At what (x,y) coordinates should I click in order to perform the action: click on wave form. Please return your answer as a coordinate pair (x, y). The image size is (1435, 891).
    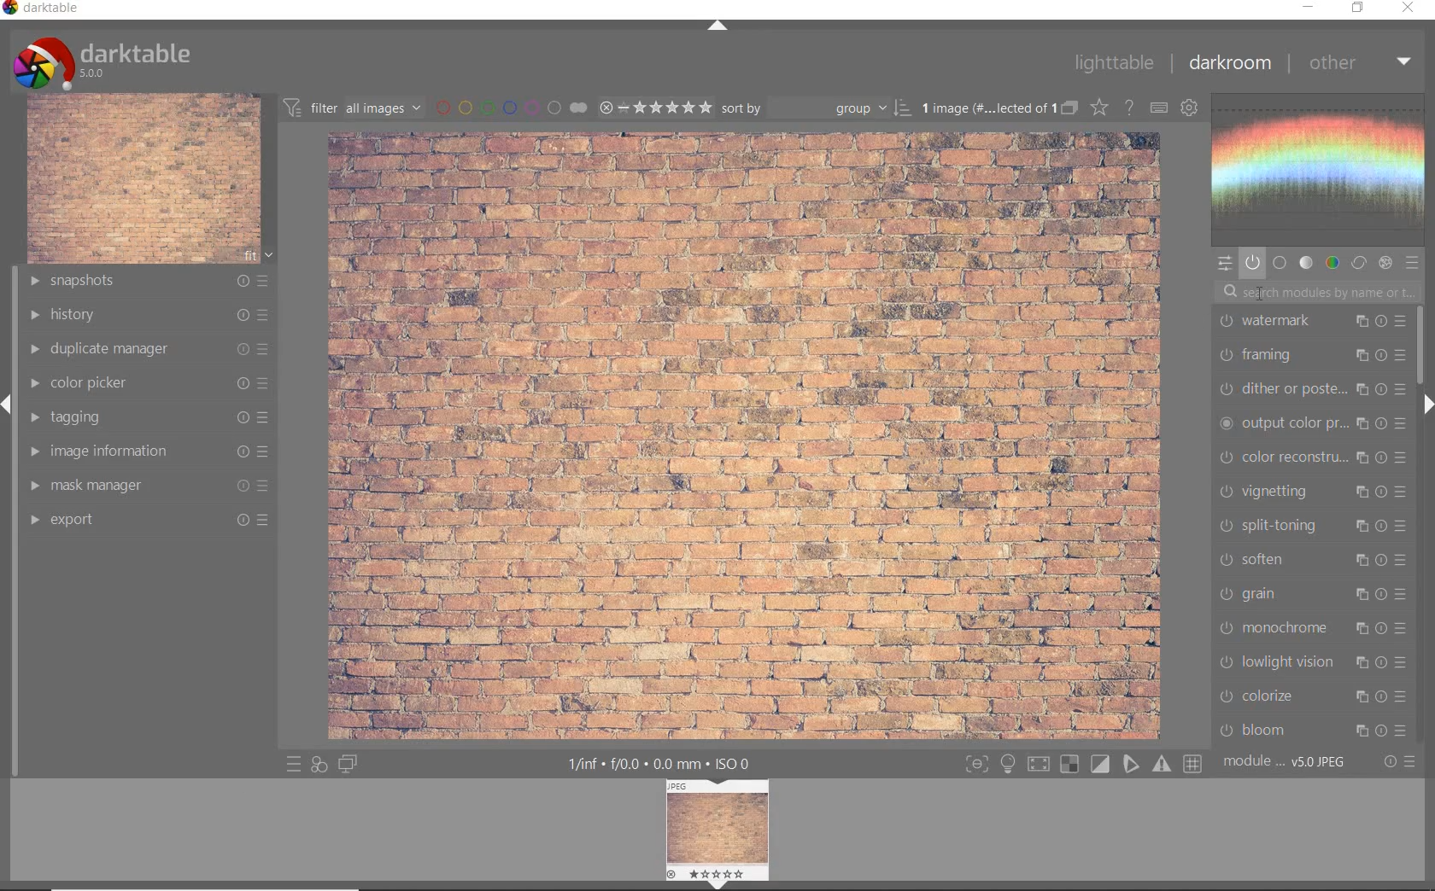
    Looking at the image, I should click on (1323, 170).